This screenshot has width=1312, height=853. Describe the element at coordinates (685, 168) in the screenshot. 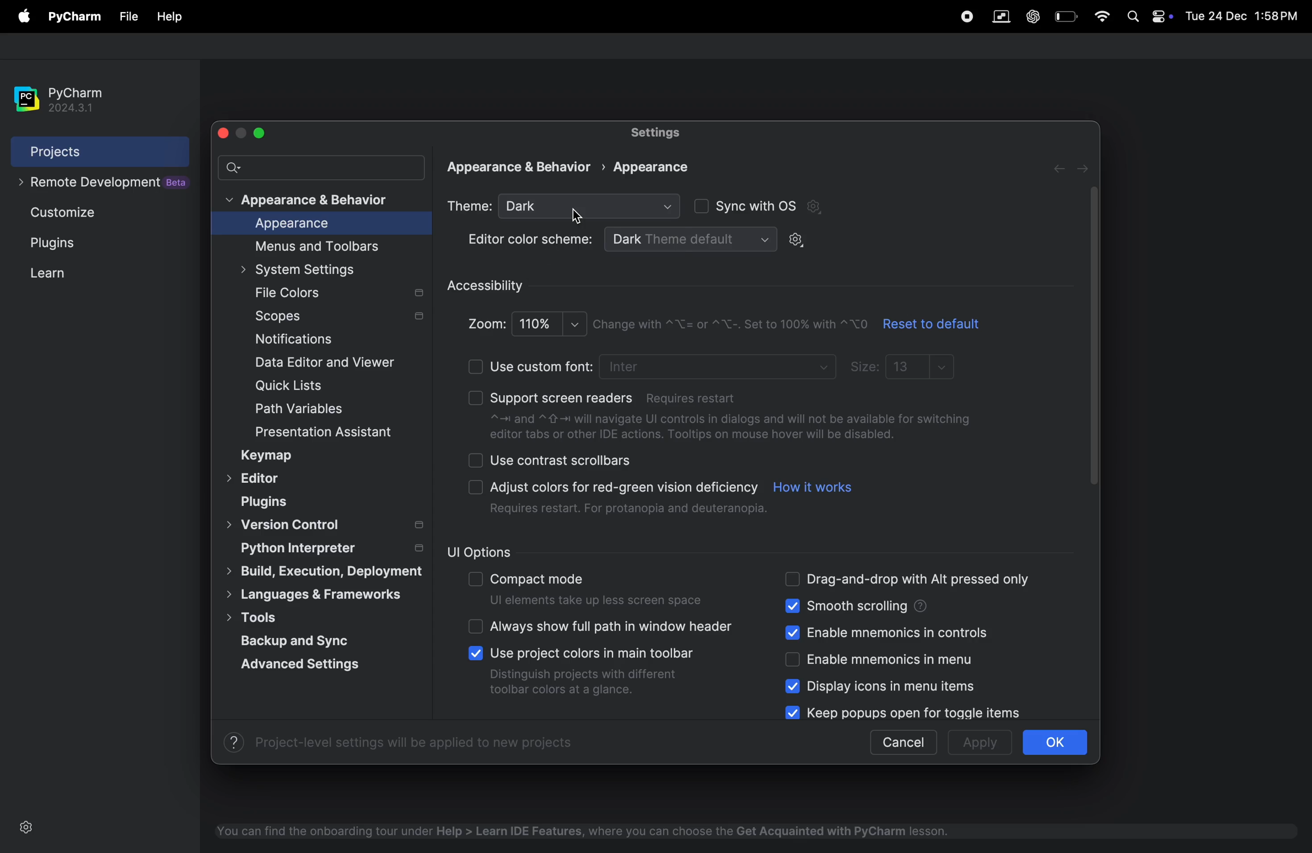

I see `appearance` at that location.